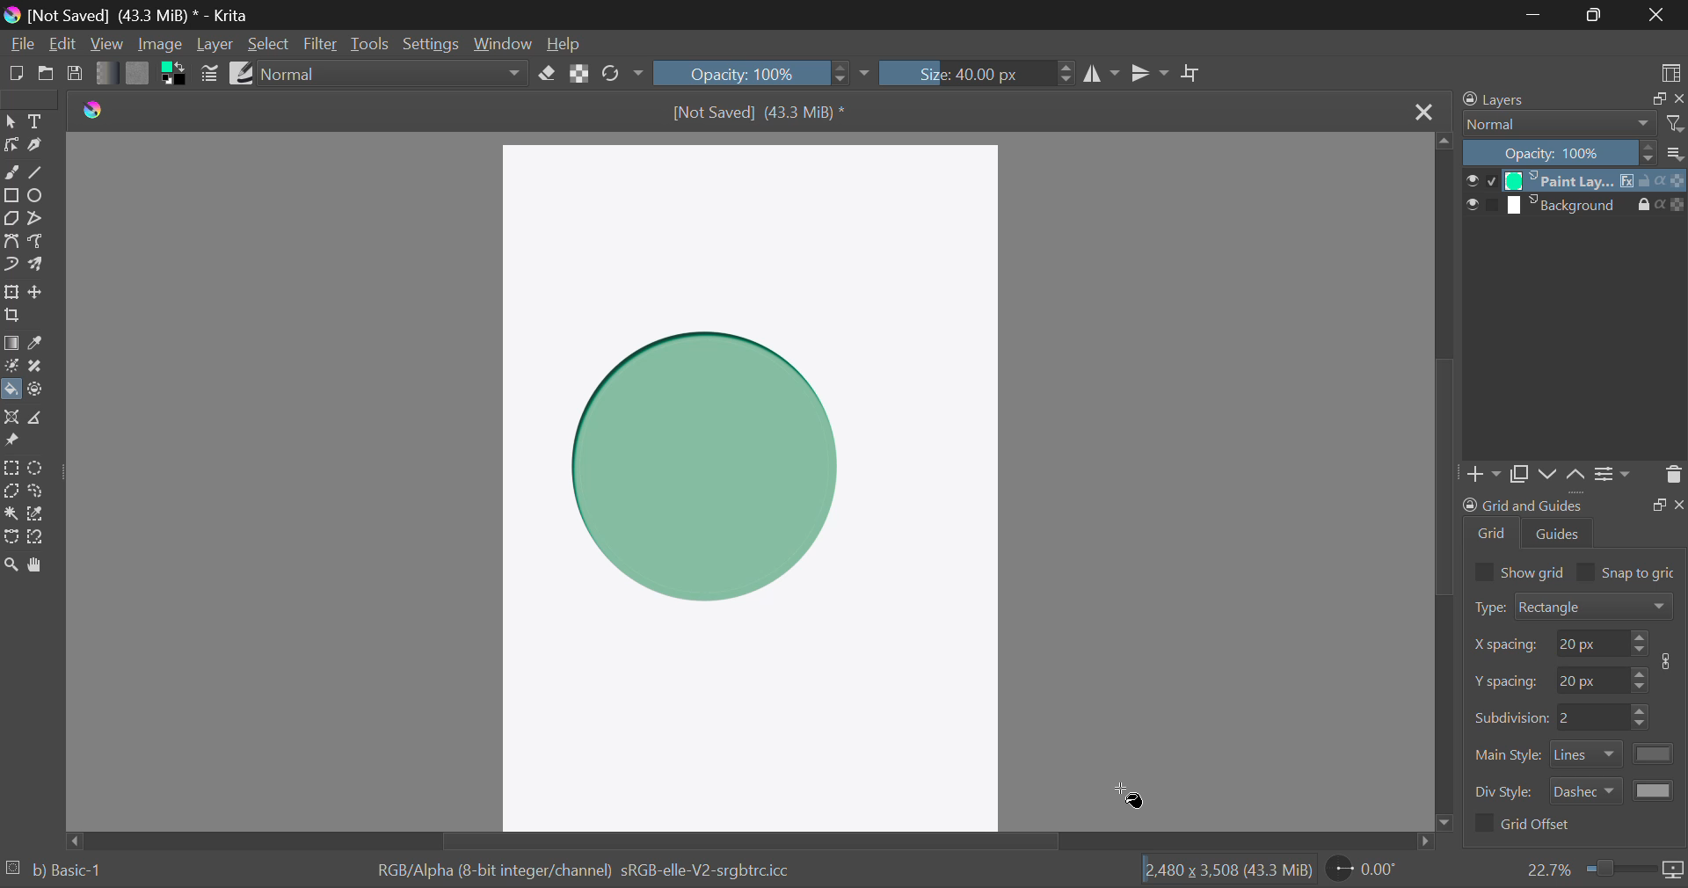 Image resolution: width=1688 pixels, height=888 pixels. I want to click on Delete Layer, so click(1672, 478).